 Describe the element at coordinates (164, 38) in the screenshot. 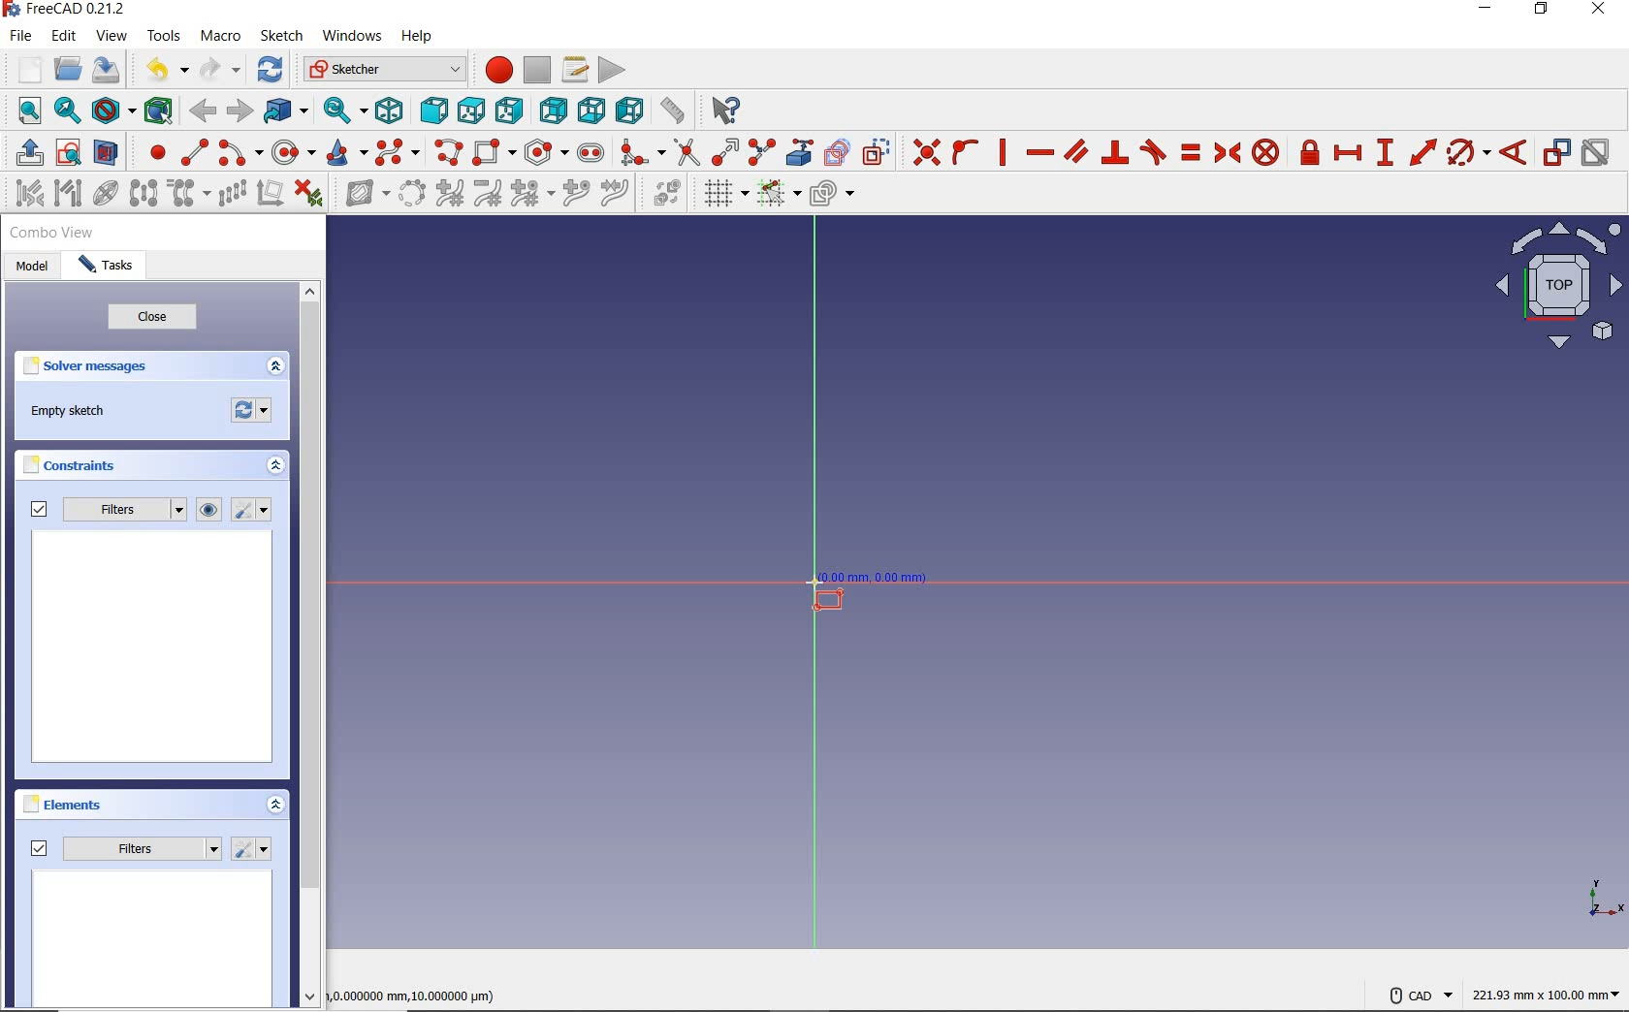

I see `tools` at that location.